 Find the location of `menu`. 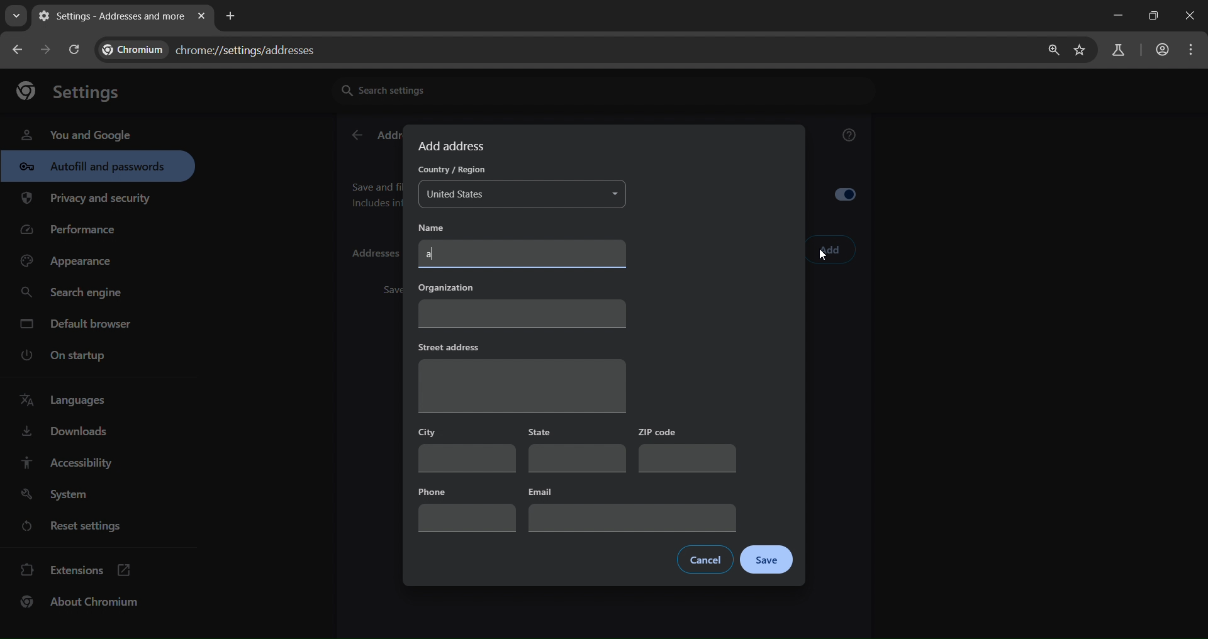

menu is located at coordinates (1194, 50).